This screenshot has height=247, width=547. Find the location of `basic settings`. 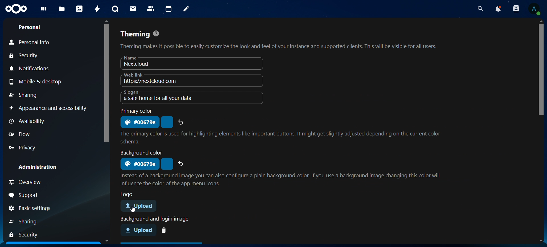

basic settings is located at coordinates (39, 209).